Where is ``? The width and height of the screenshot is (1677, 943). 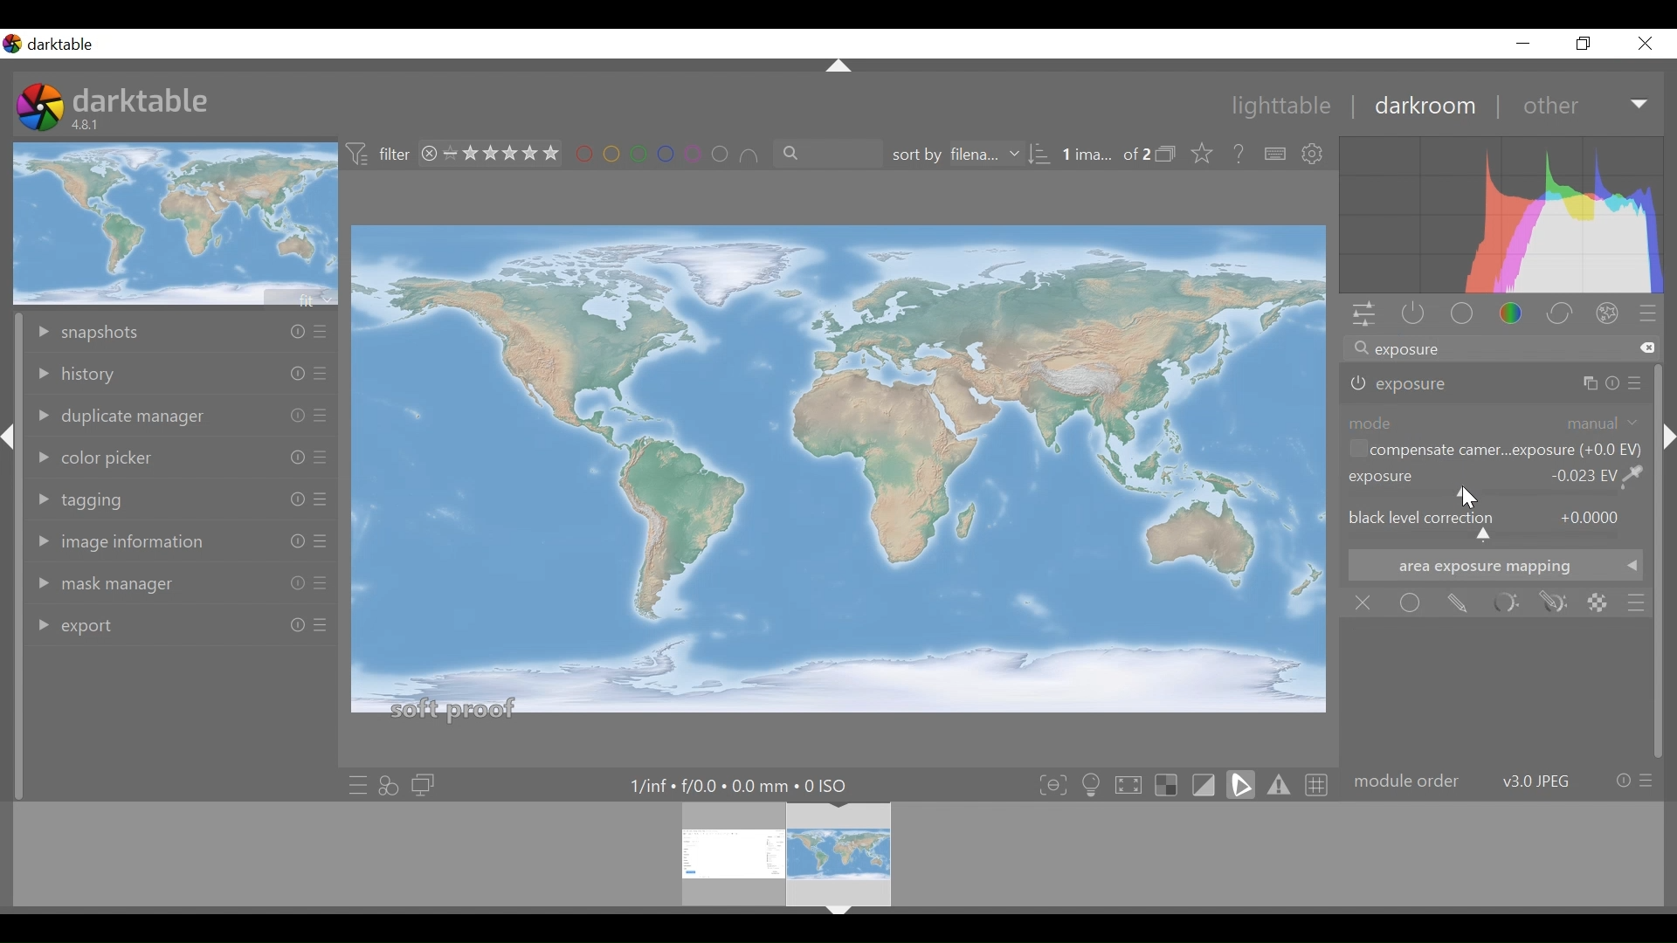  is located at coordinates (839, 68).